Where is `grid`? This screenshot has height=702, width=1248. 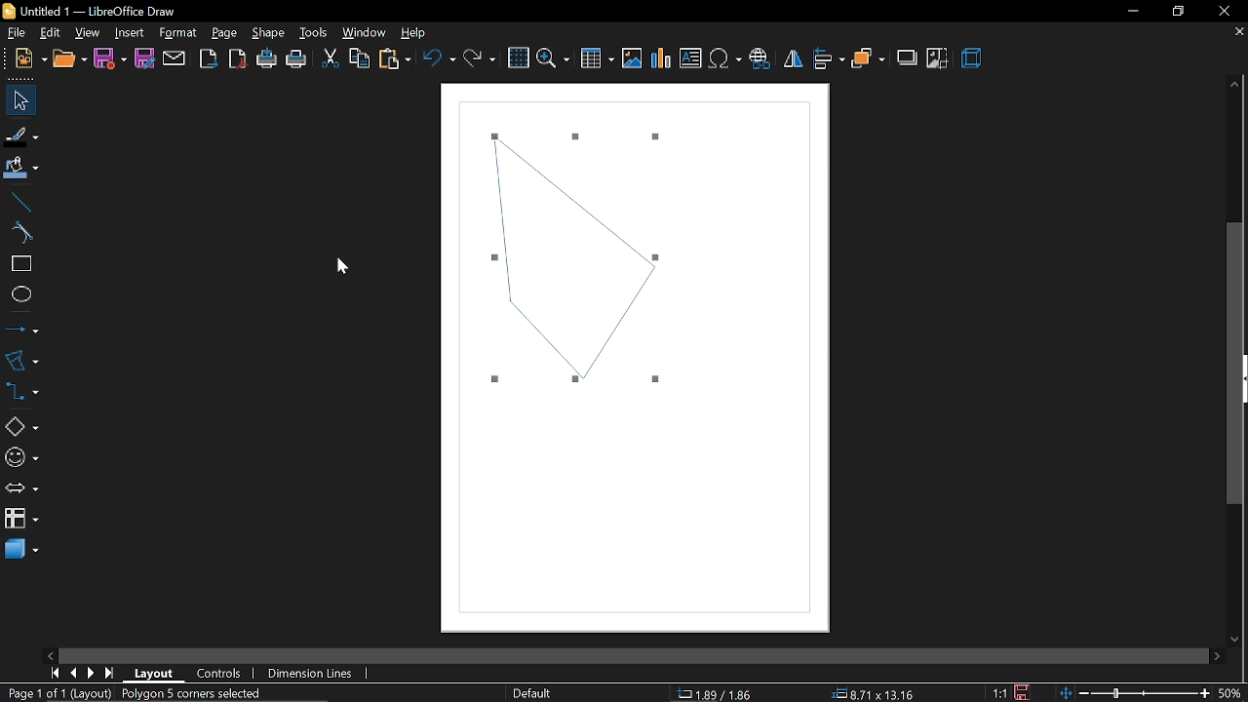 grid is located at coordinates (519, 58).